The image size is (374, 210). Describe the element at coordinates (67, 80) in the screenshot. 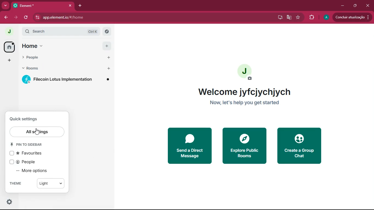

I see `filecoin lotus implementation` at that location.